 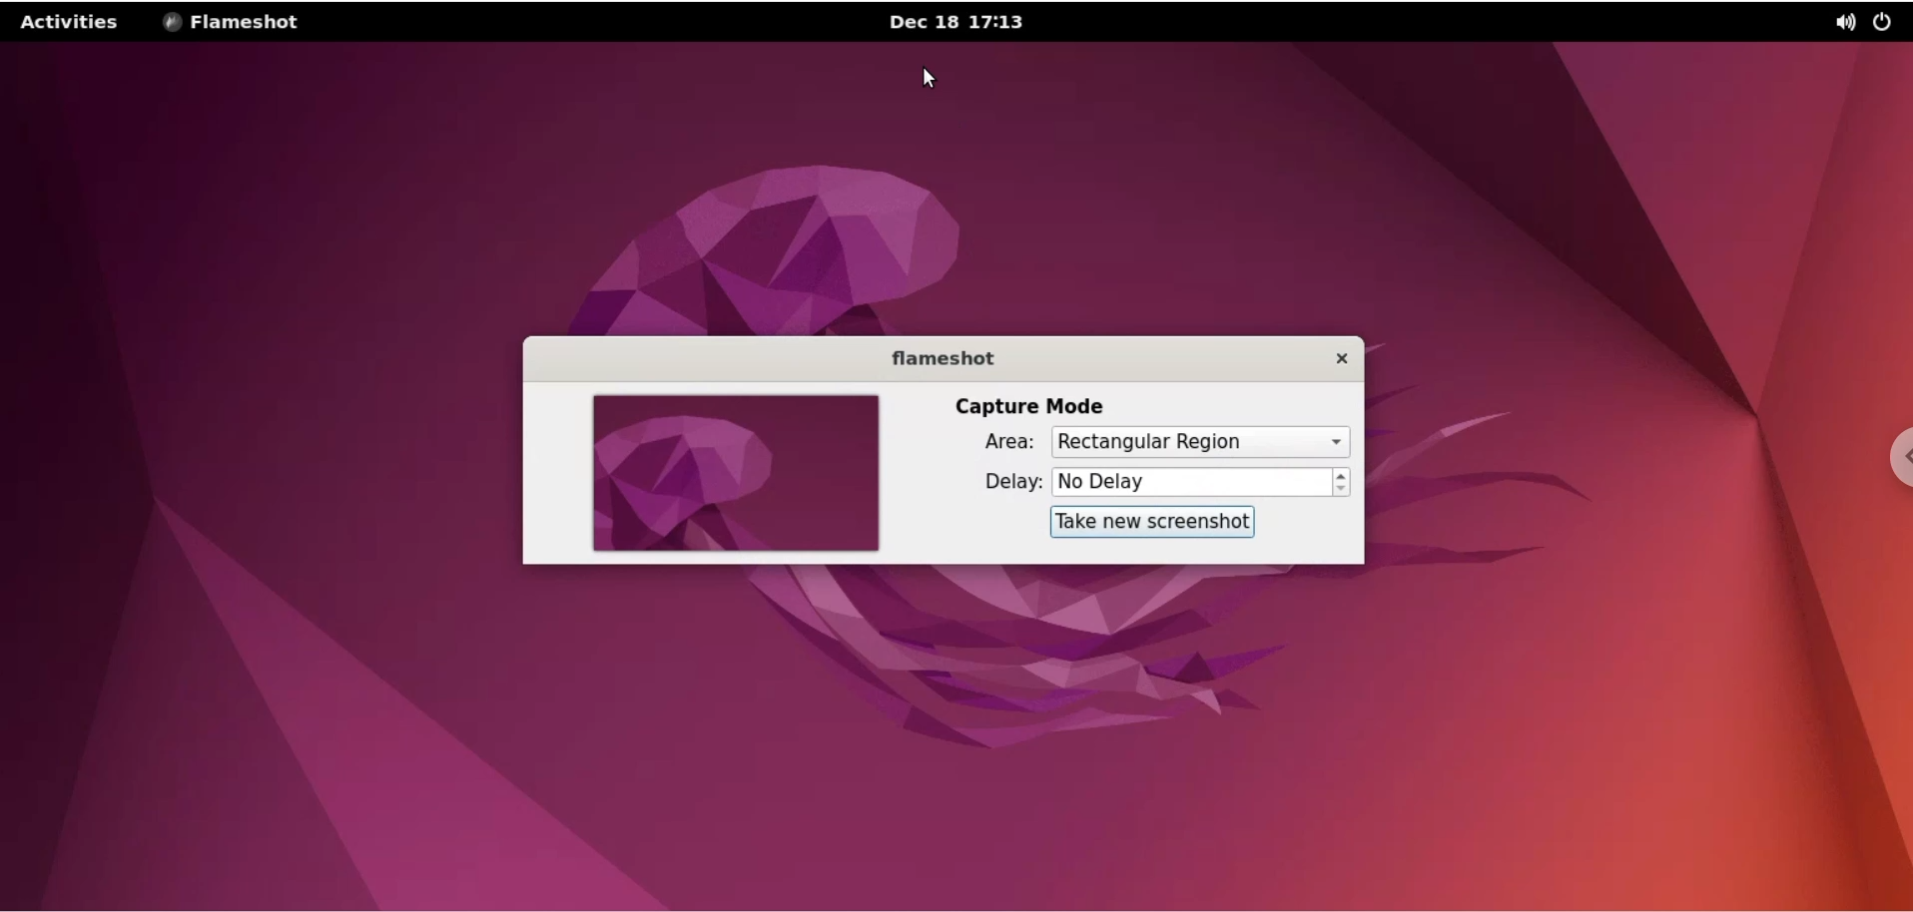 What do you see at coordinates (1027, 406) in the screenshot?
I see `capture model label` at bounding box center [1027, 406].